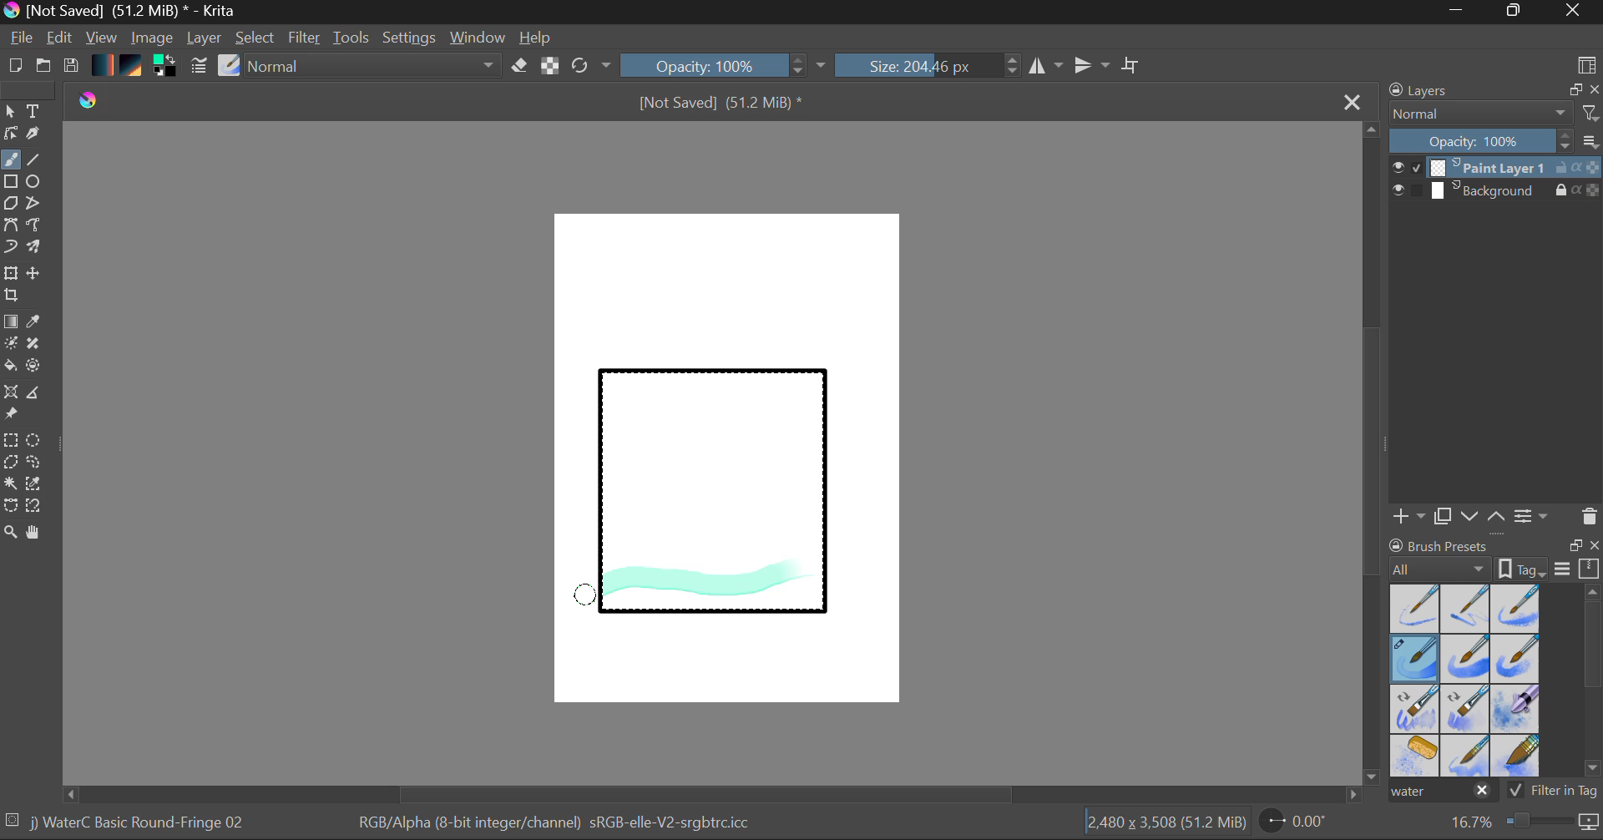 The image size is (1603, 840). Describe the element at coordinates (1095, 67) in the screenshot. I see `Horizontal Mirror Flip` at that location.